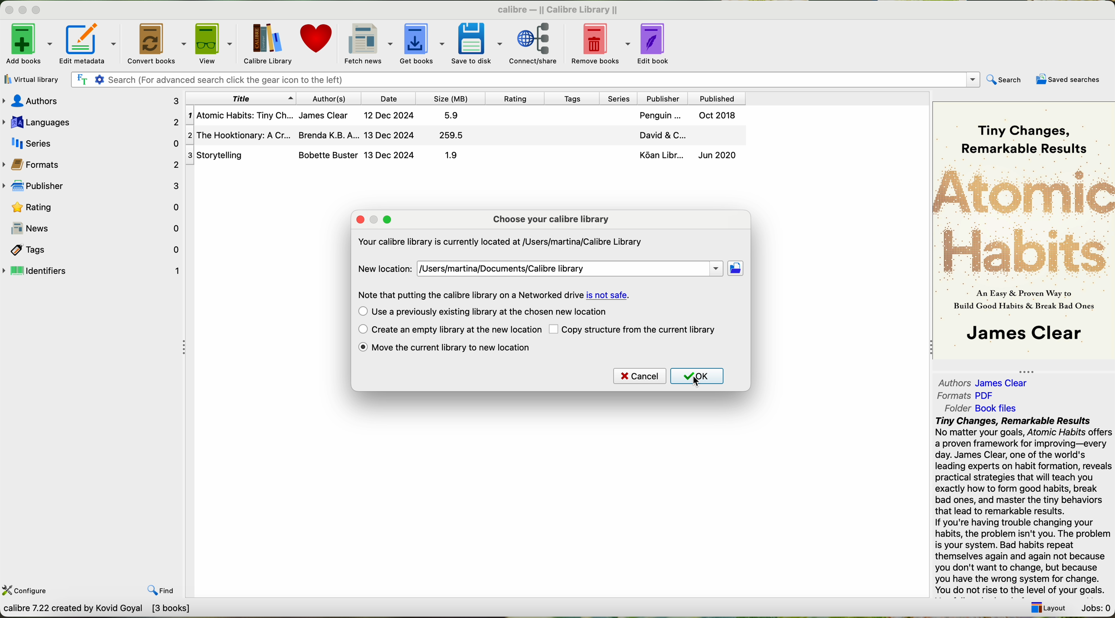  Describe the element at coordinates (600, 43) in the screenshot. I see `remove books` at that location.